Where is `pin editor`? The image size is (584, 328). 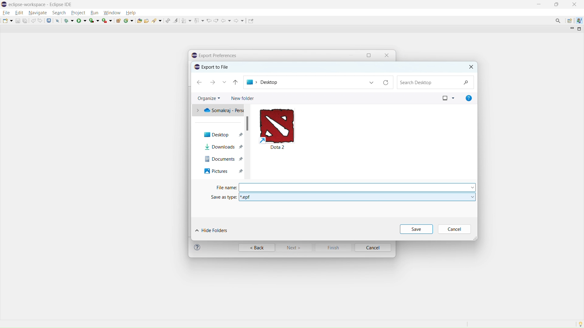 pin editor is located at coordinates (250, 21).